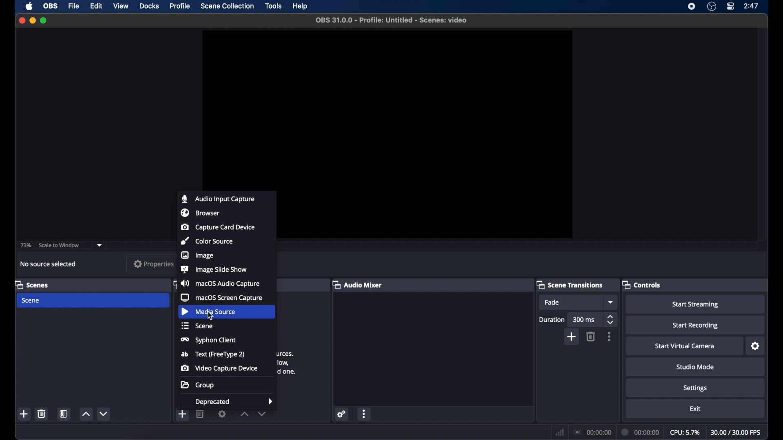 The height and width of the screenshot is (440, 783). What do you see at coordinates (593, 432) in the screenshot?
I see `connection` at bounding box center [593, 432].